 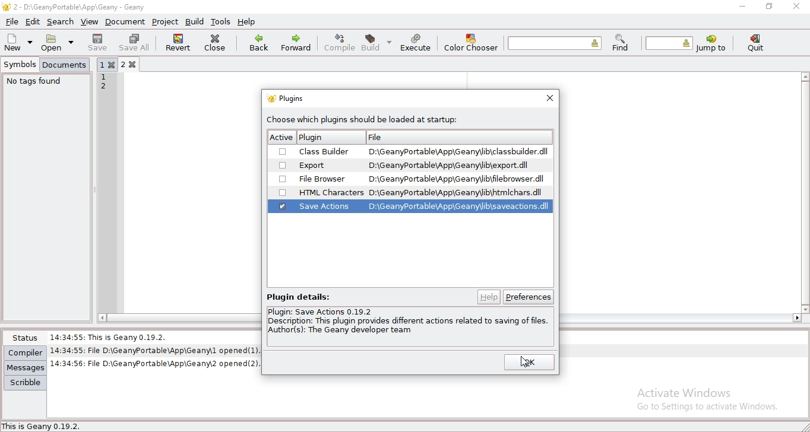 I want to click on search, so click(x=61, y=21).